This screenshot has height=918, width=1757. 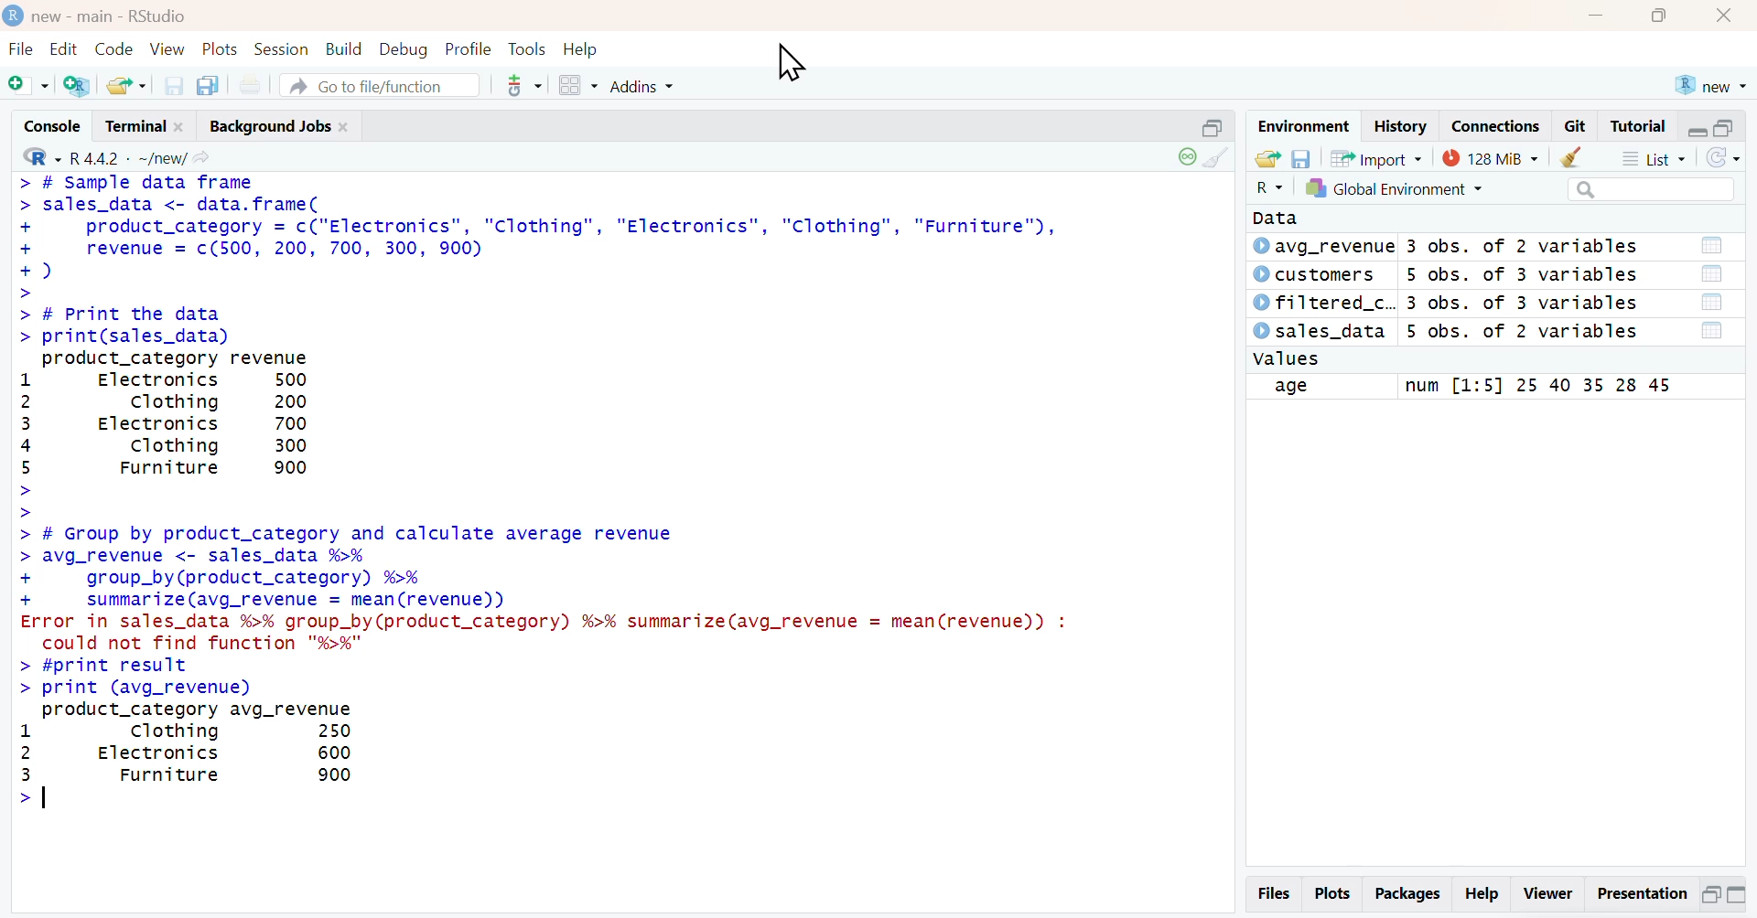 What do you see at coordinates (111, 16) in the screenshot?
I see `new - main - RStudio` at bounding box center [111, 16].